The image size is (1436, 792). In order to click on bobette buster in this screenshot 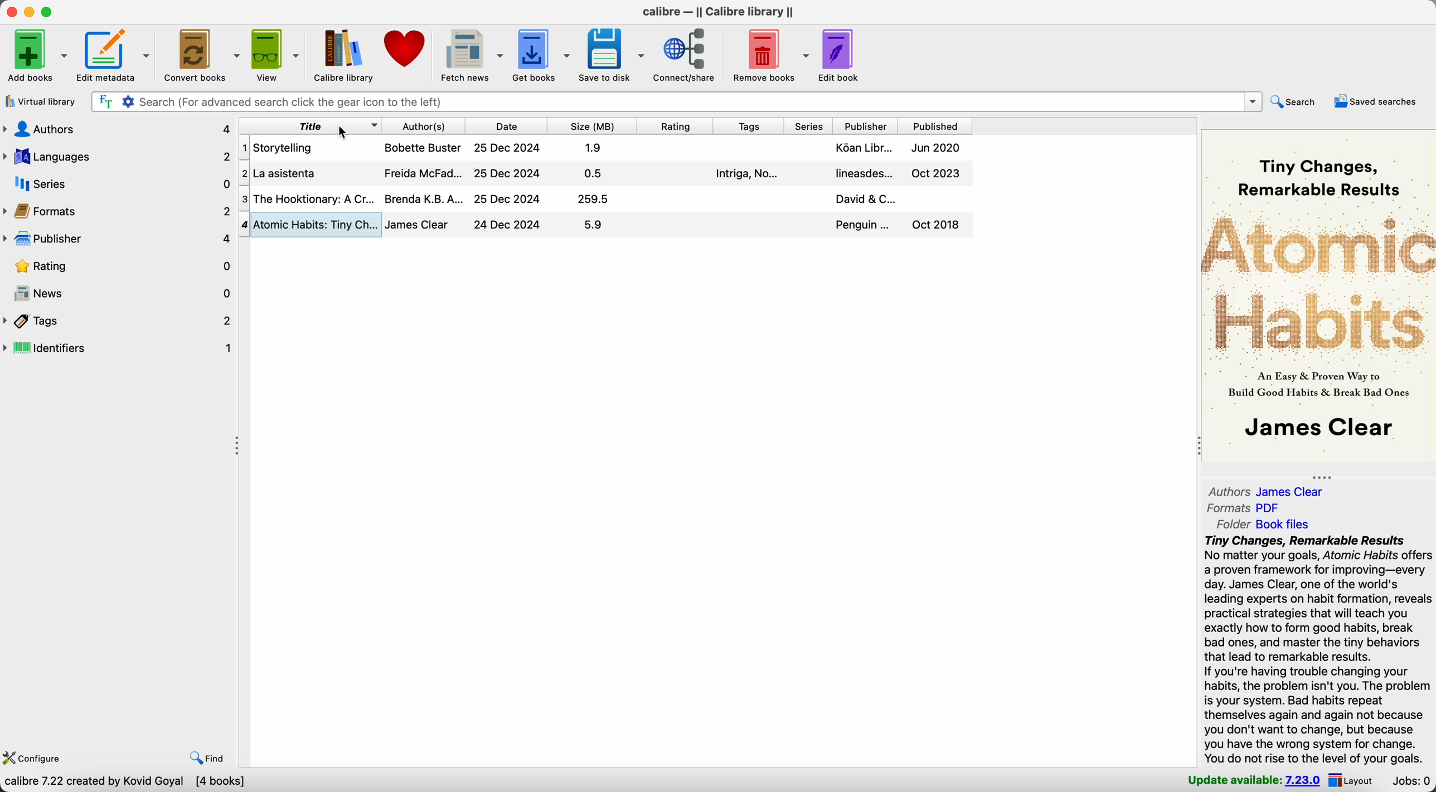, I will do `click(424, 147)`.